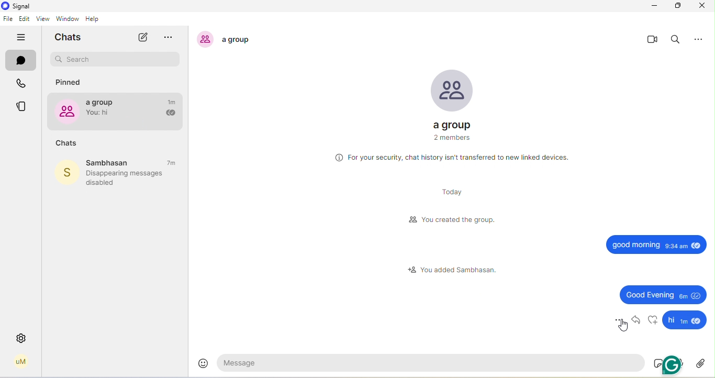 The width and height of the screenshot is (715, 378). What do you see at coordinates (618, 318) in the screenshot?
I see `options` at bounding box center [618, 318].